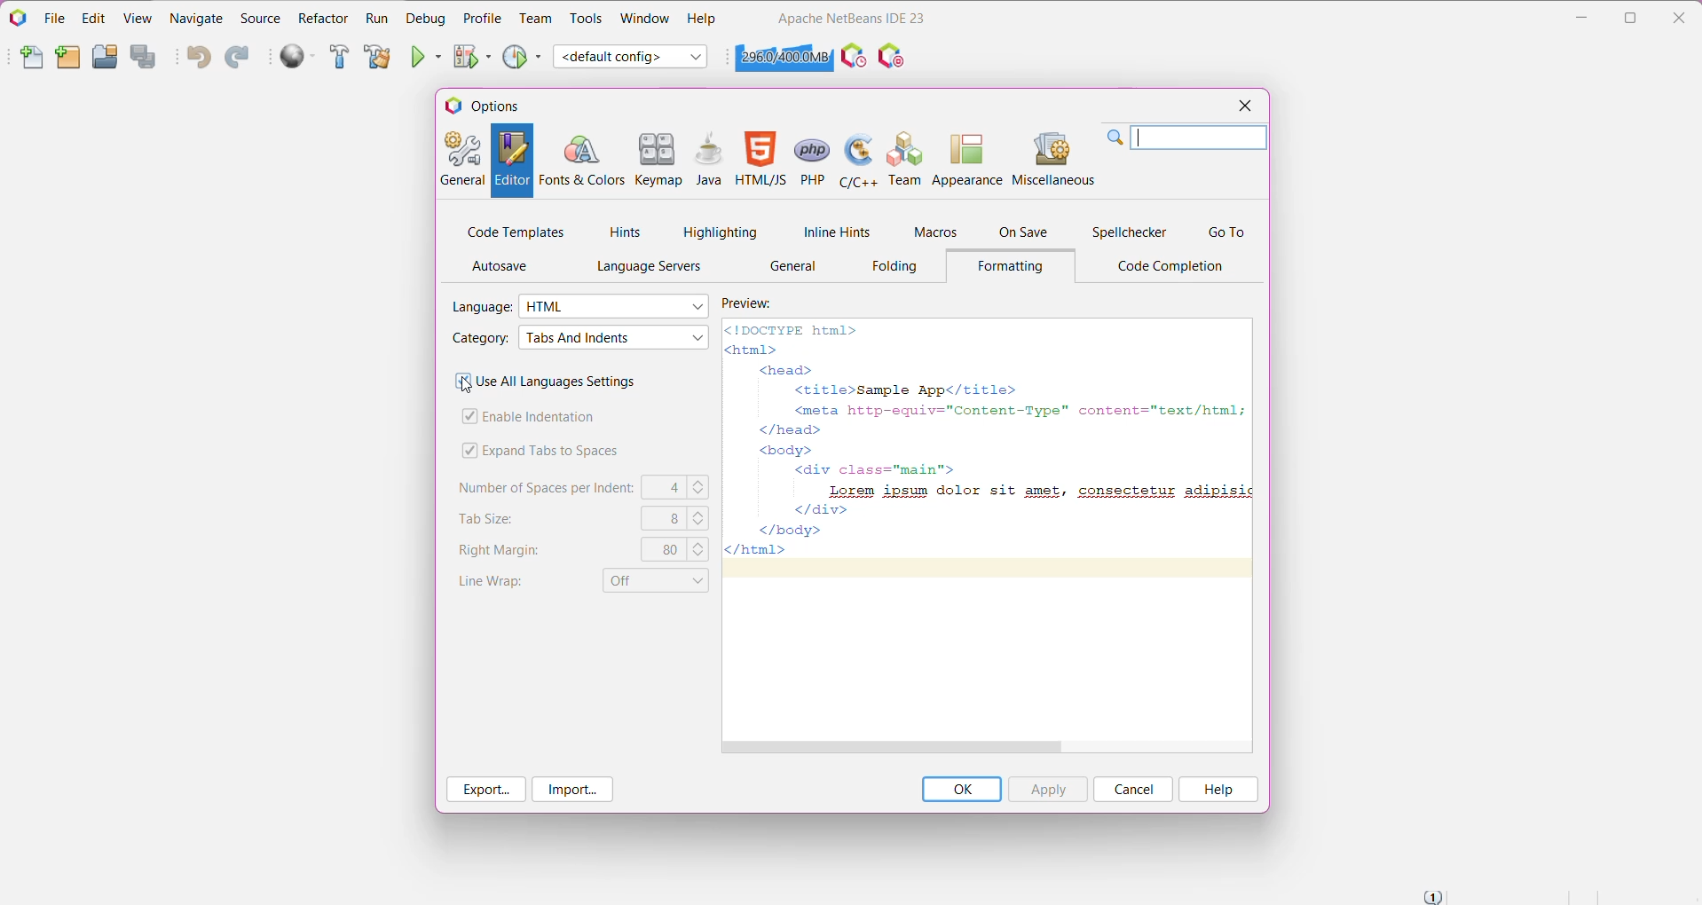 The width and height of the screenshot is (1702, 905). What do you see at coordinates (632, 57) in the screenshot?
I see `Set Project Configuration` at bounding box center [632, 57].